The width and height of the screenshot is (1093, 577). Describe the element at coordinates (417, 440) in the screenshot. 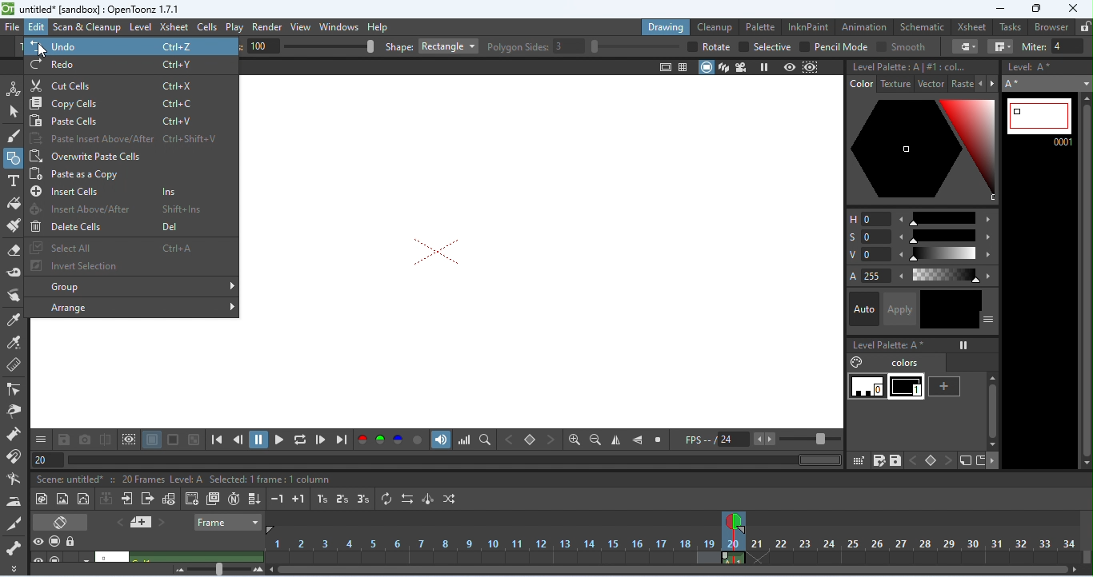

I see `alpha channel ` at that location.